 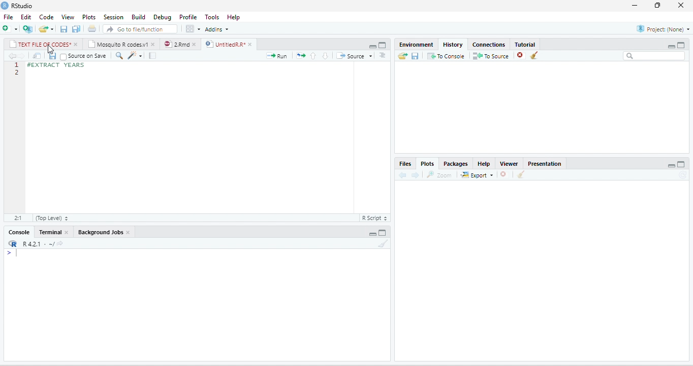 I want to click on File, so click(x=8, y=17).